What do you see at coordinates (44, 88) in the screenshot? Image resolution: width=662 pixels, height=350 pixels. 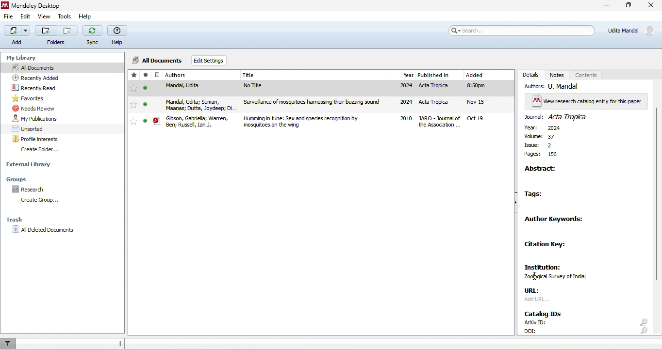 I see `recently read` at bounding box center [44, 88].